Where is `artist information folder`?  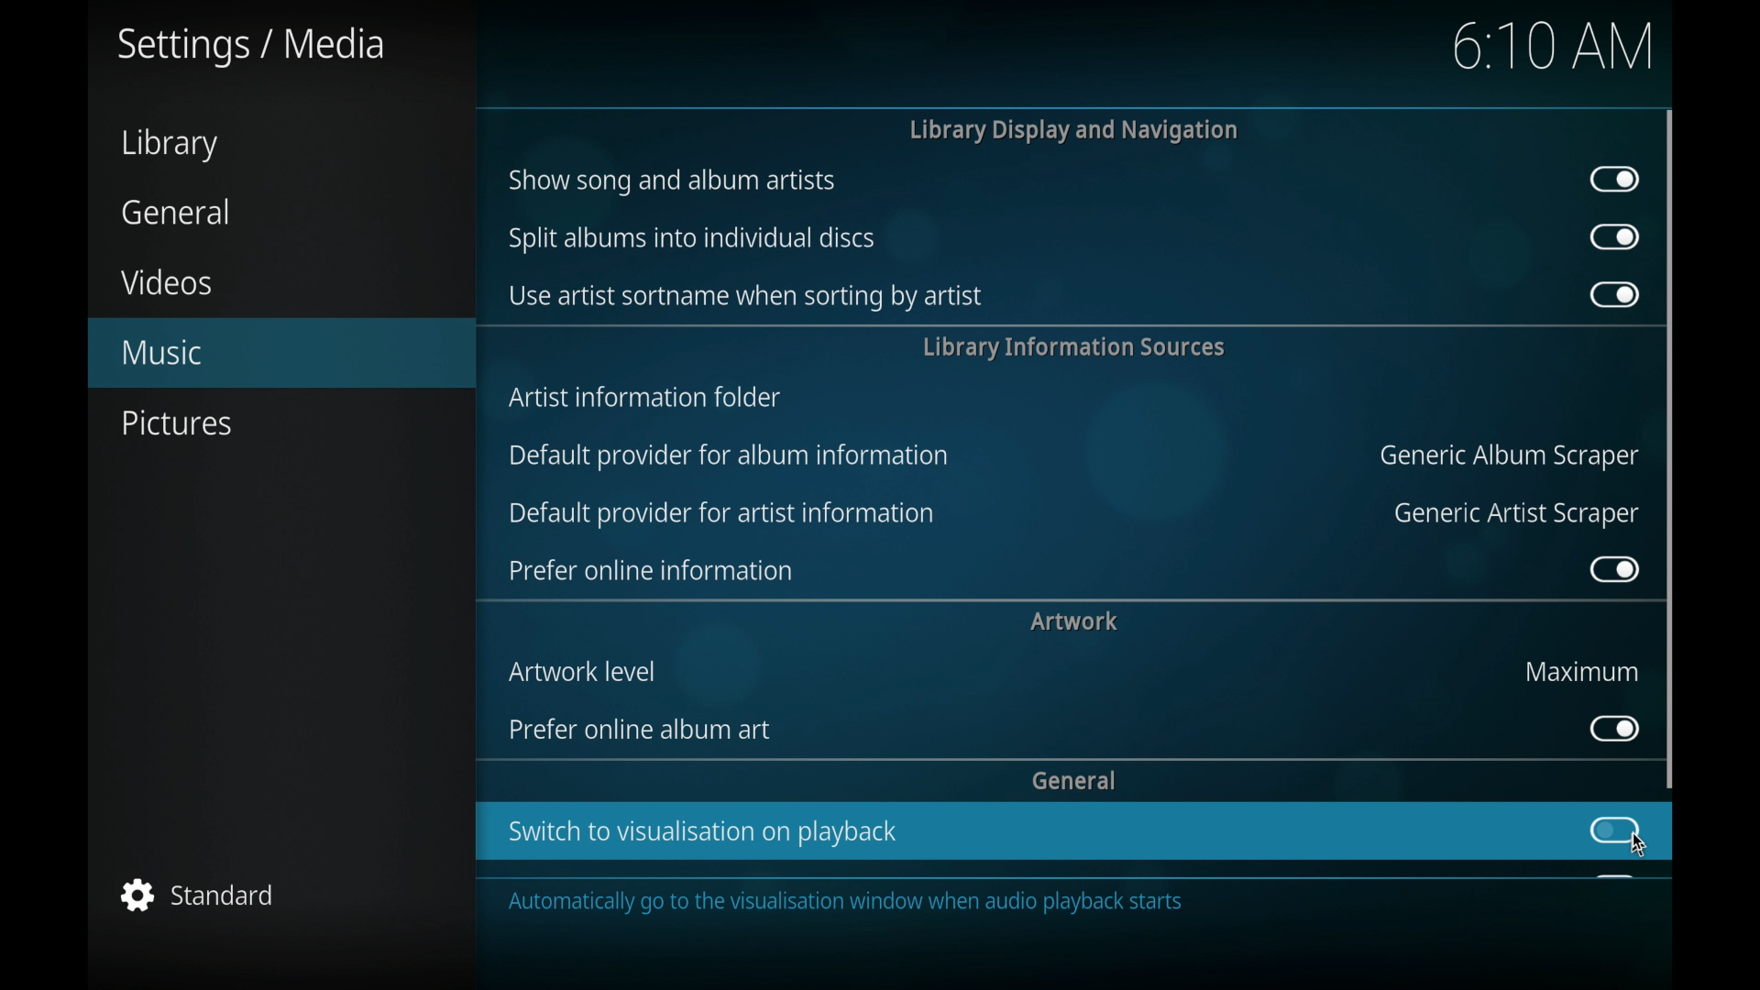
artist information folder is located at coordinates (647, 396).